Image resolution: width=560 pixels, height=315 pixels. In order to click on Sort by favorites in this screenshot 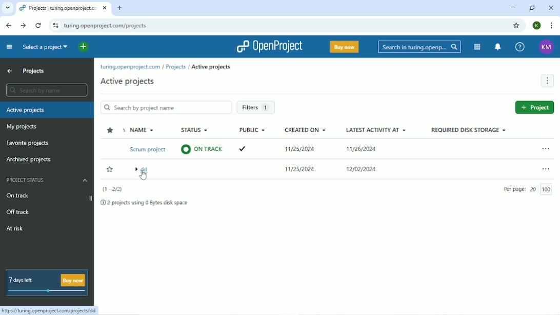, I will do `click(109, 130)`.